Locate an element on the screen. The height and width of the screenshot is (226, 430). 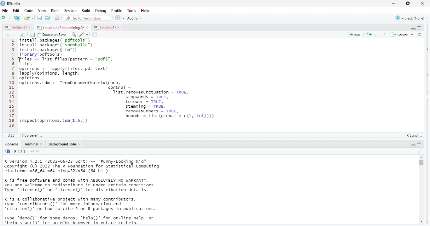
show document outline is located at coordinates (420, 35).